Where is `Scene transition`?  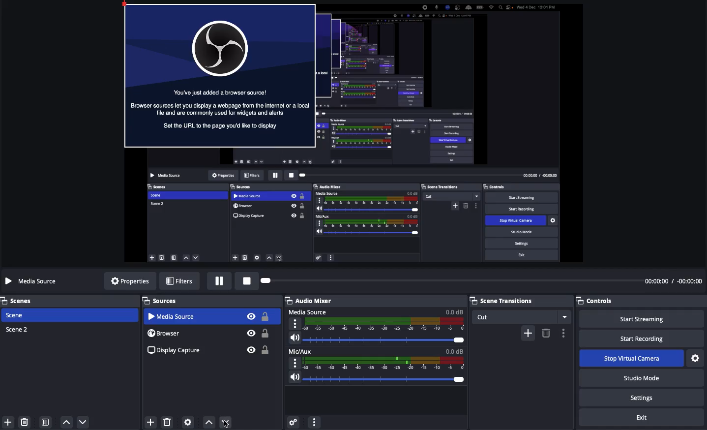
Scene transition is located at coordinates (520, 300).